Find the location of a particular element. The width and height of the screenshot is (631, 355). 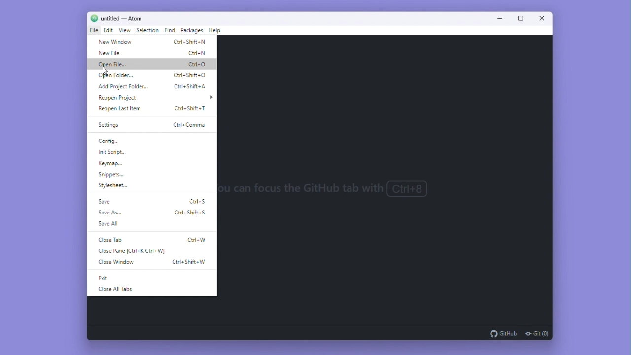

Close window ctrl+shift+w is located at coordinates (154, 262).